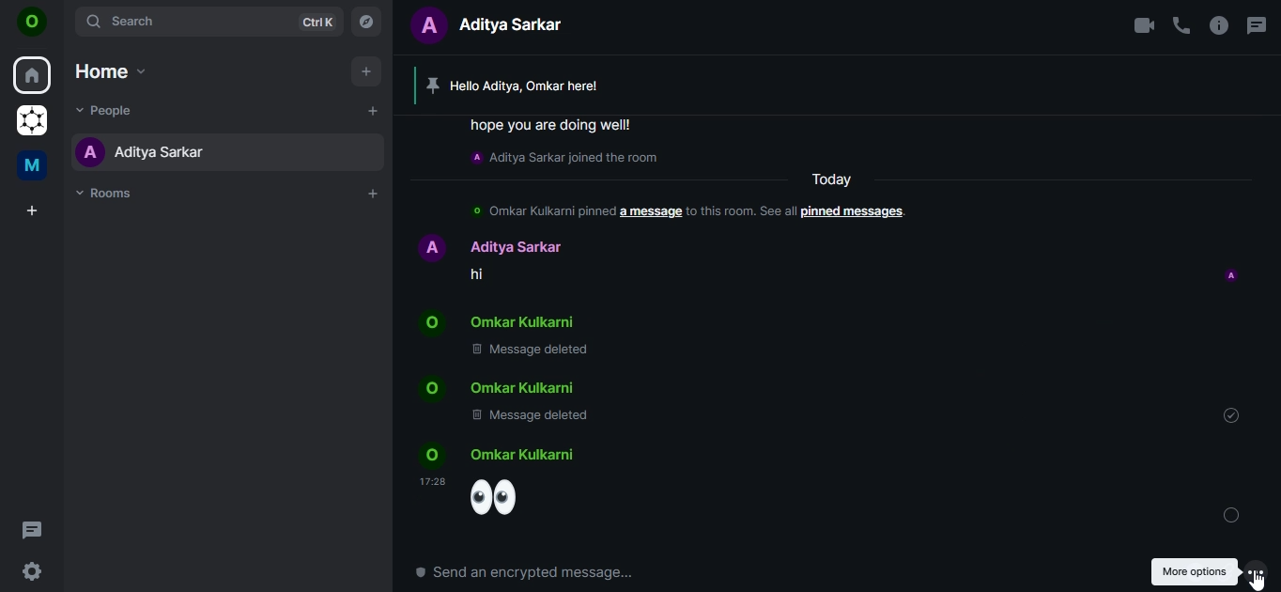 Image resolution: width=1281 pixels, height=592 pixels. What do you see at coordinates (30, 165) in the screenshot?
I see `me` at bounding box center [30, 165].